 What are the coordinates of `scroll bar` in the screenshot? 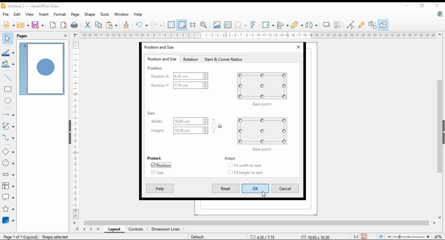 It's located at (253, 223).